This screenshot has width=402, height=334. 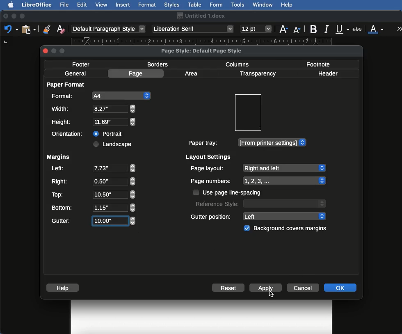 I want to click on OK, so click(x=340, y=287).